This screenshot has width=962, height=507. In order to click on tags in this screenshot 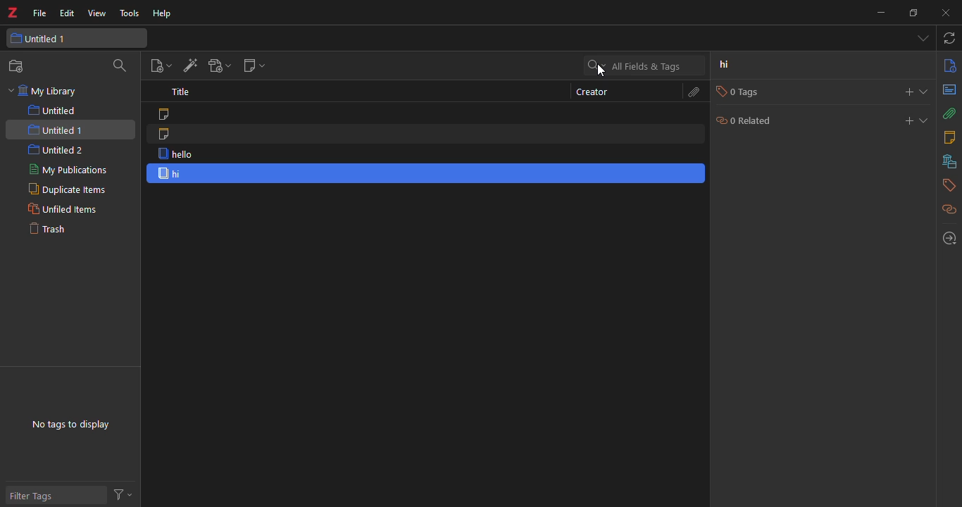, I will do `click(947, 186)`.